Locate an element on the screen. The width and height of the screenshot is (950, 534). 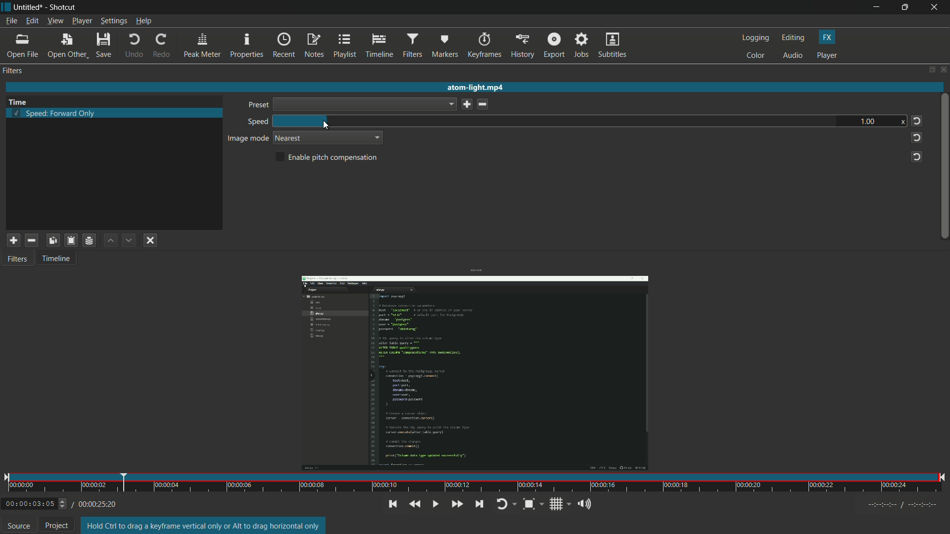
markers is located at coordinates (446, 46).